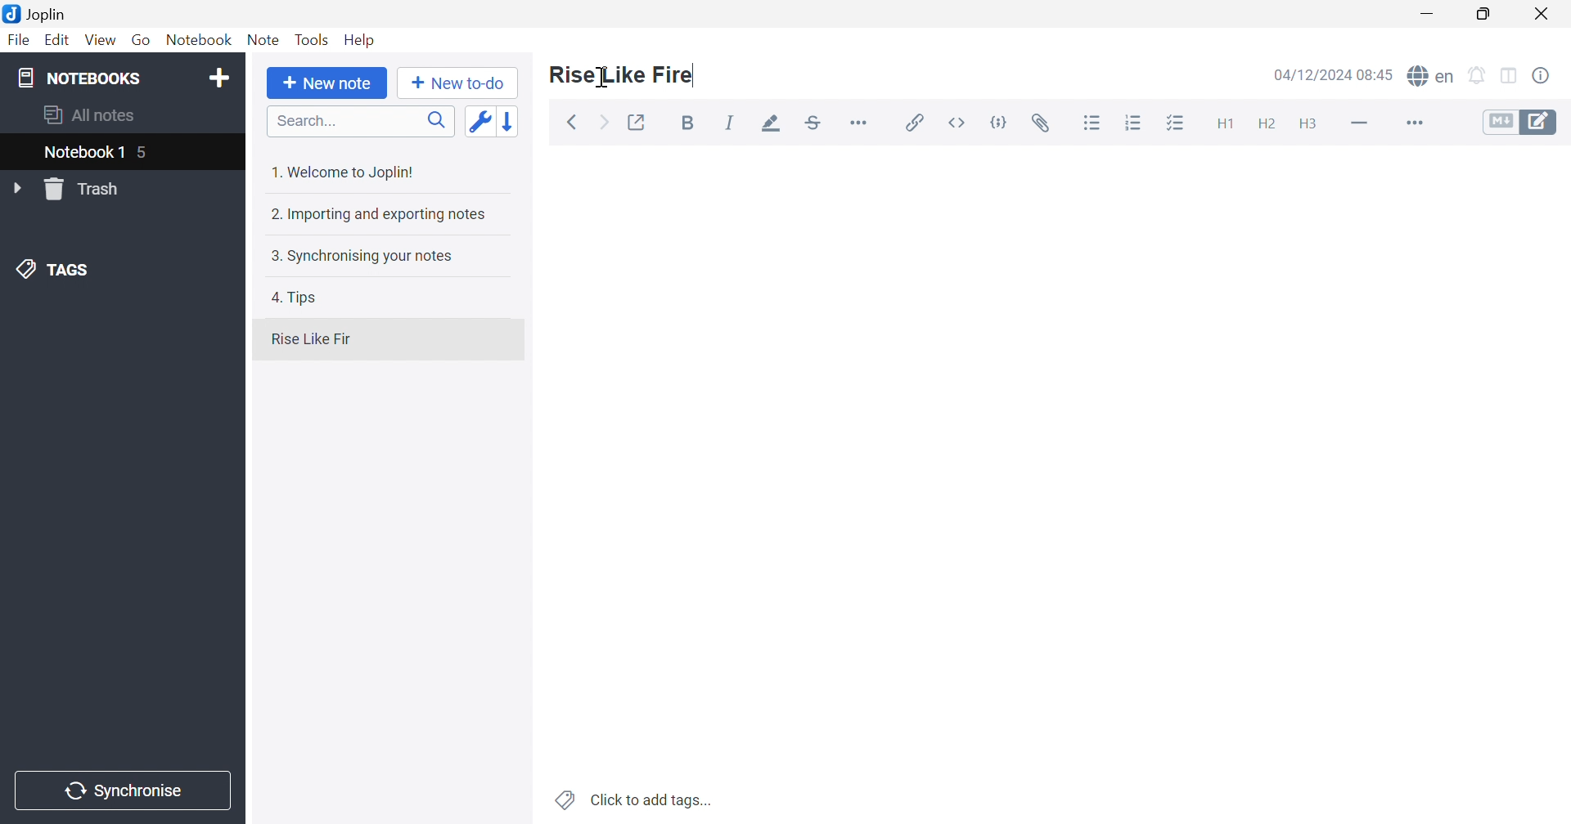  I want to click on Attach file, so click(1043, 123).